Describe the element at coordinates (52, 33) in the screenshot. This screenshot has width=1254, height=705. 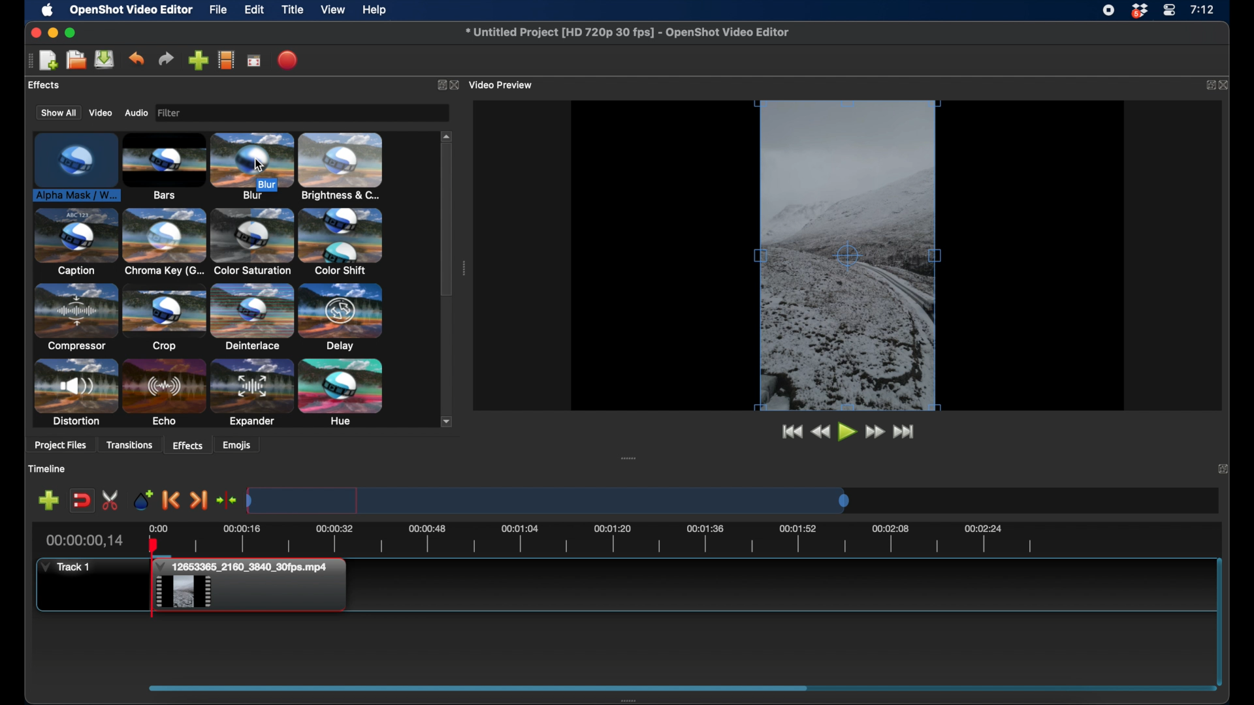
I see `minimize` at that location.